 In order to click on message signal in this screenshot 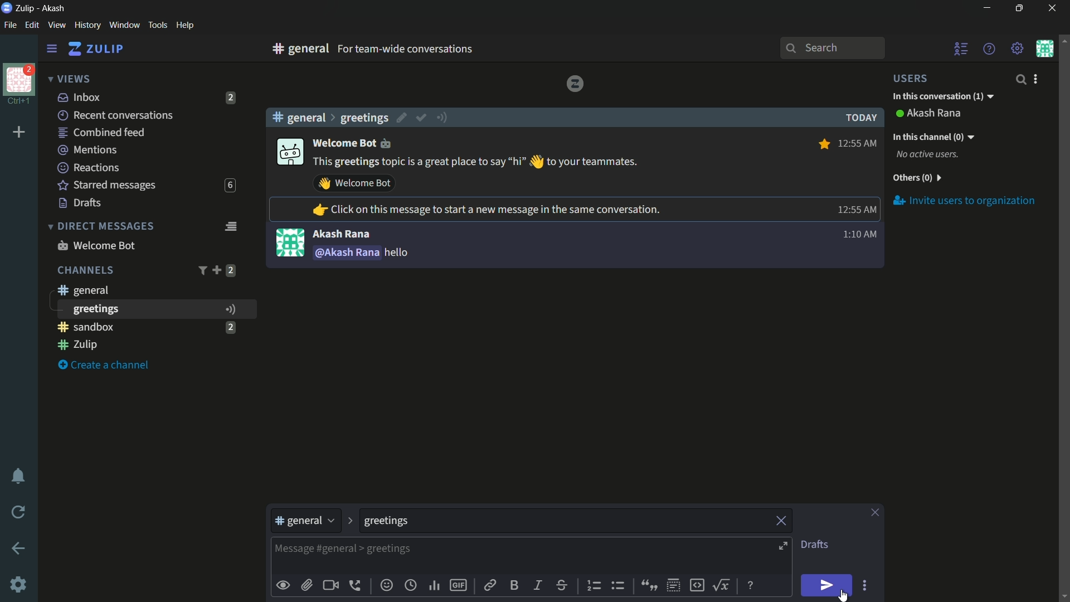, I will do `click(229, 309)`.